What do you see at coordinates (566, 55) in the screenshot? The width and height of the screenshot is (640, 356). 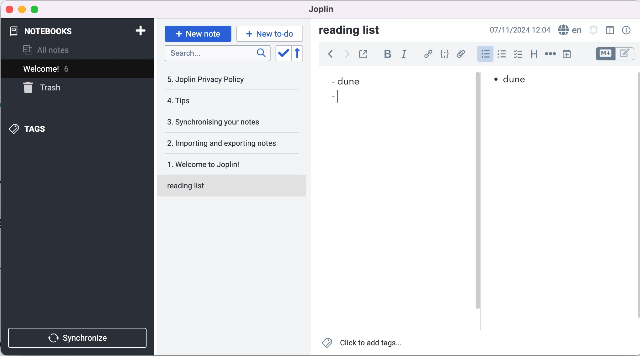 I see `insert time` at bounding box center [566, 55].